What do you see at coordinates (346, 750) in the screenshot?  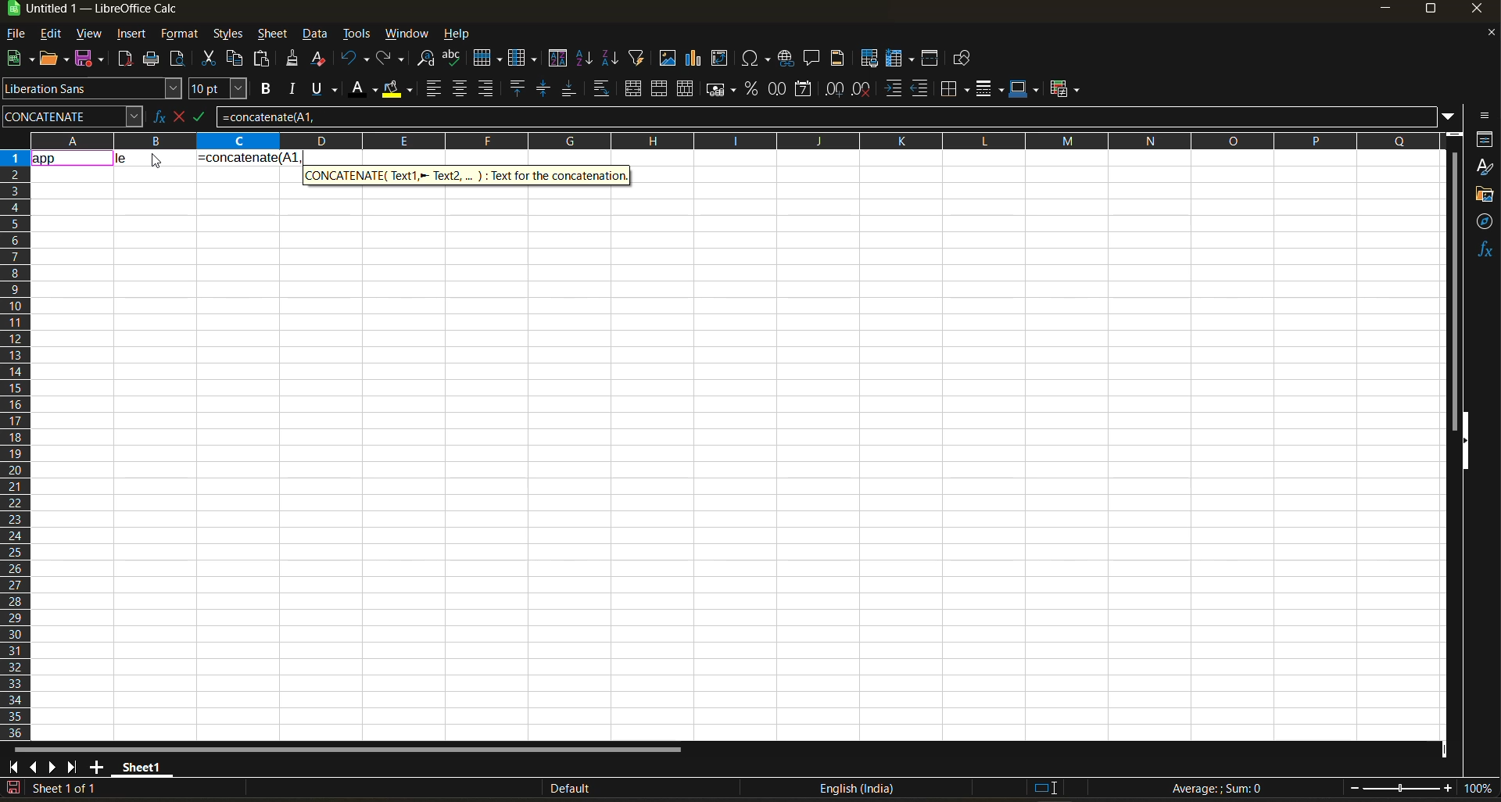 I see `horizontal scroll bar` at bounding box center [346, 750].